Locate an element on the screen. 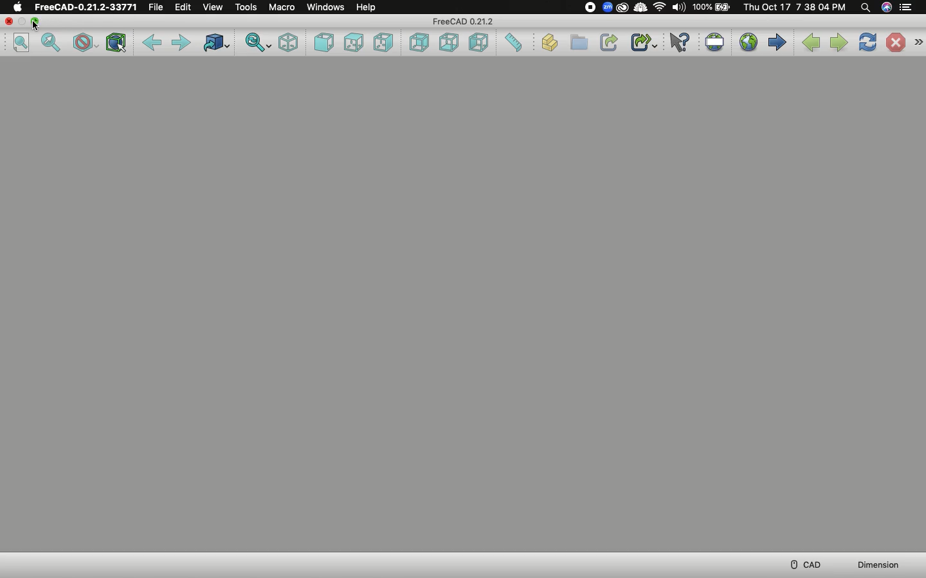 Image resolution: width=926 pixels, height=578 pixels. Go to linked object is located at coordinates (217, 43).